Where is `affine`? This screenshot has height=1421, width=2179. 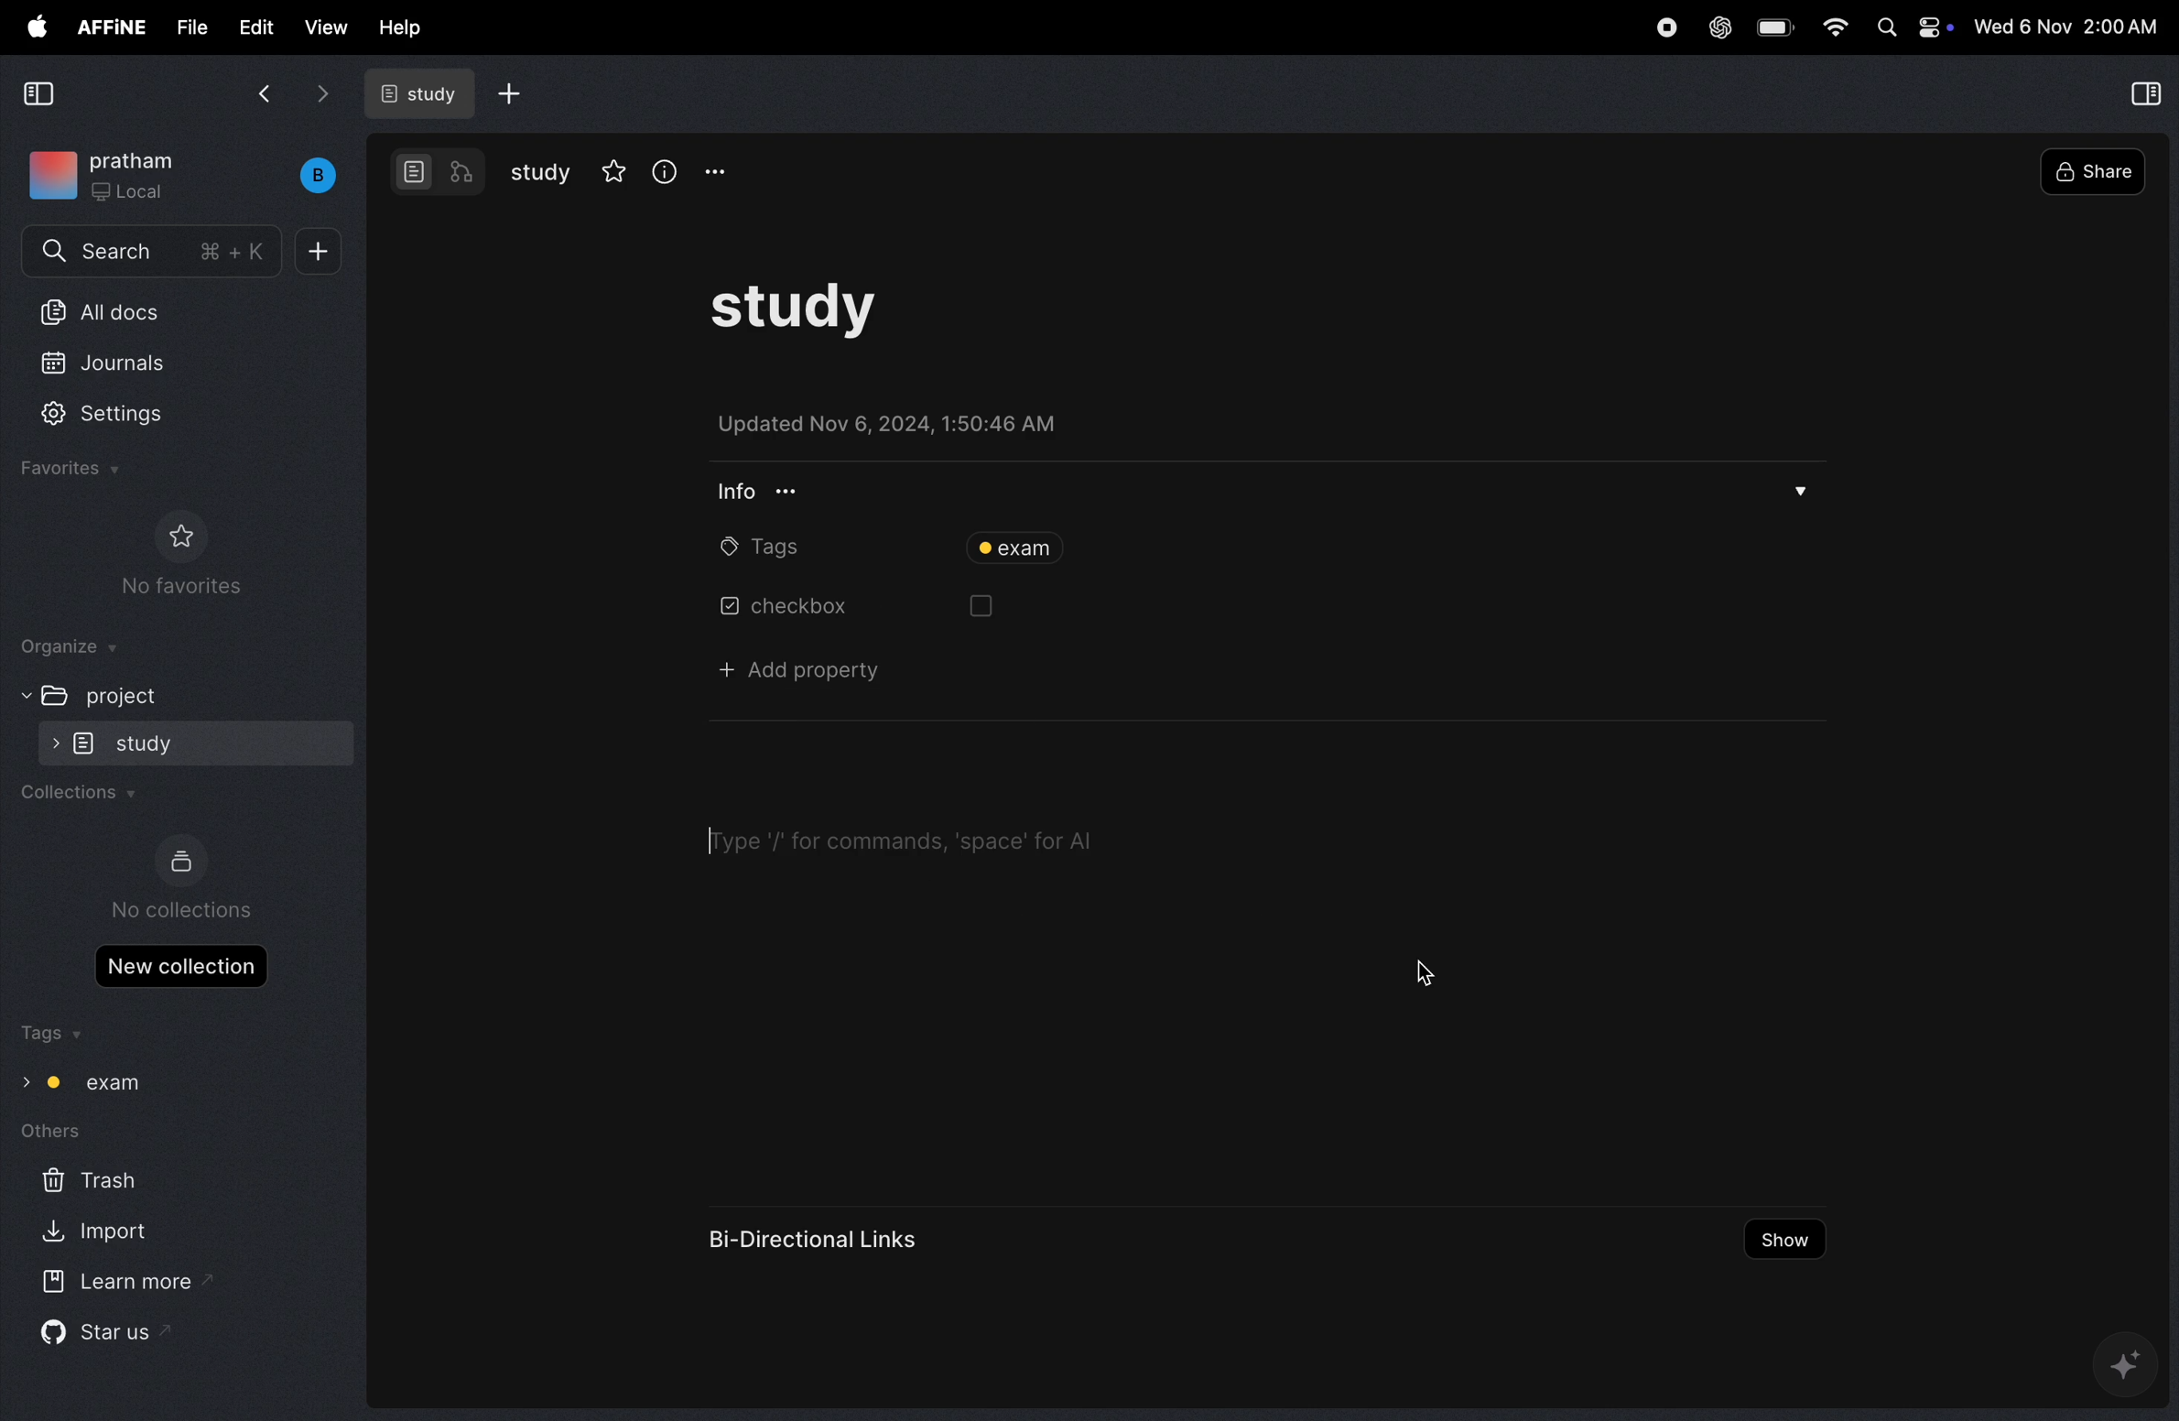
affine is located at coordinates (112, 28).